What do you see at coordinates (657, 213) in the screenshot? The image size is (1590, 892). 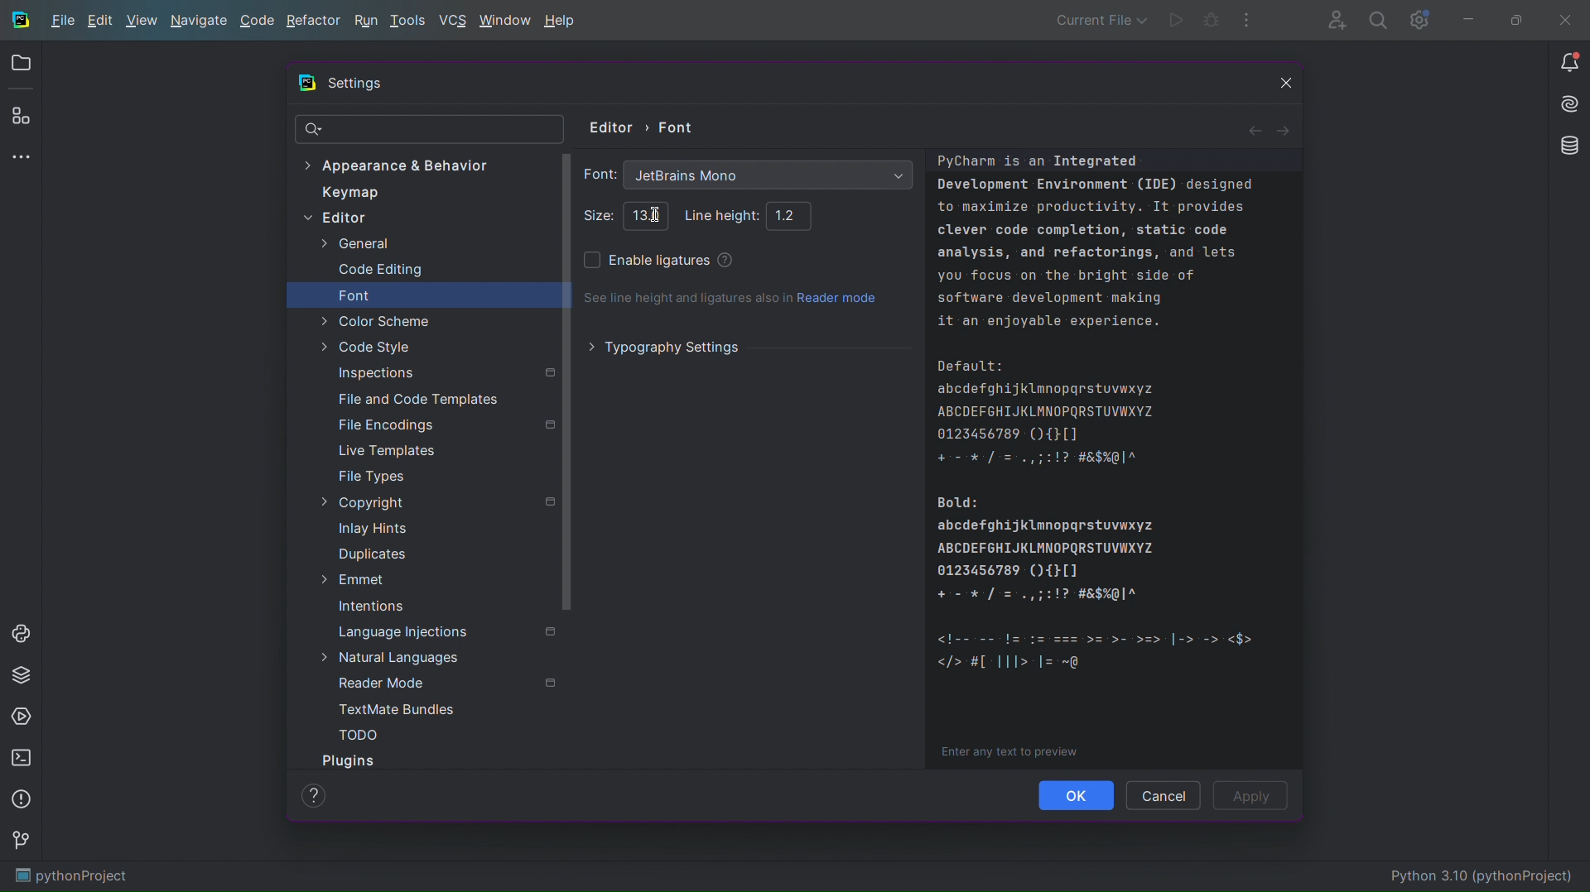 I see `cursor` at bounding box center [657, 213].